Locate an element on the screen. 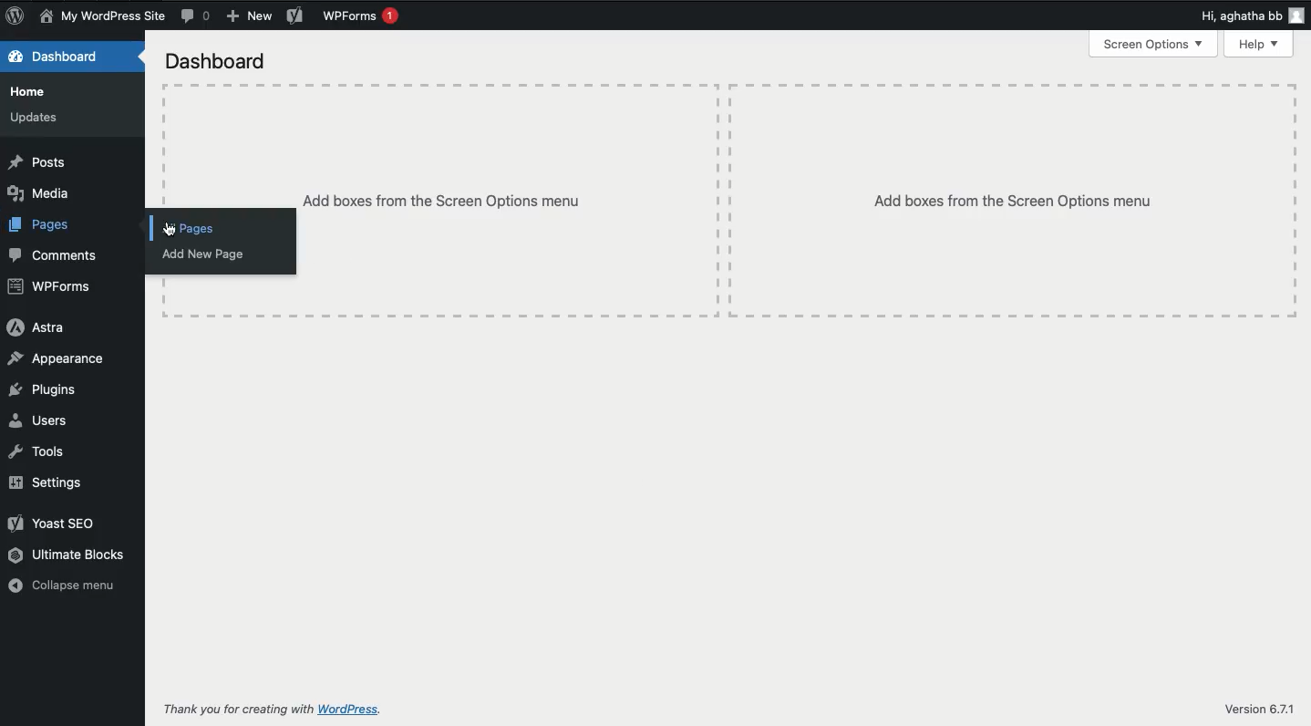  Name is located at coordinates (100, 16).